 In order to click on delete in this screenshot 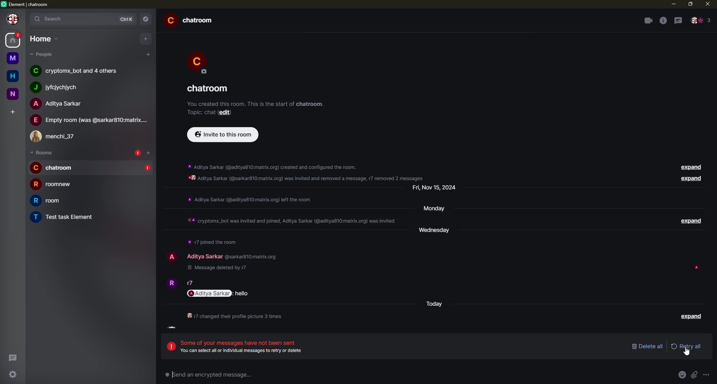, I will do `click(648, 346)`.